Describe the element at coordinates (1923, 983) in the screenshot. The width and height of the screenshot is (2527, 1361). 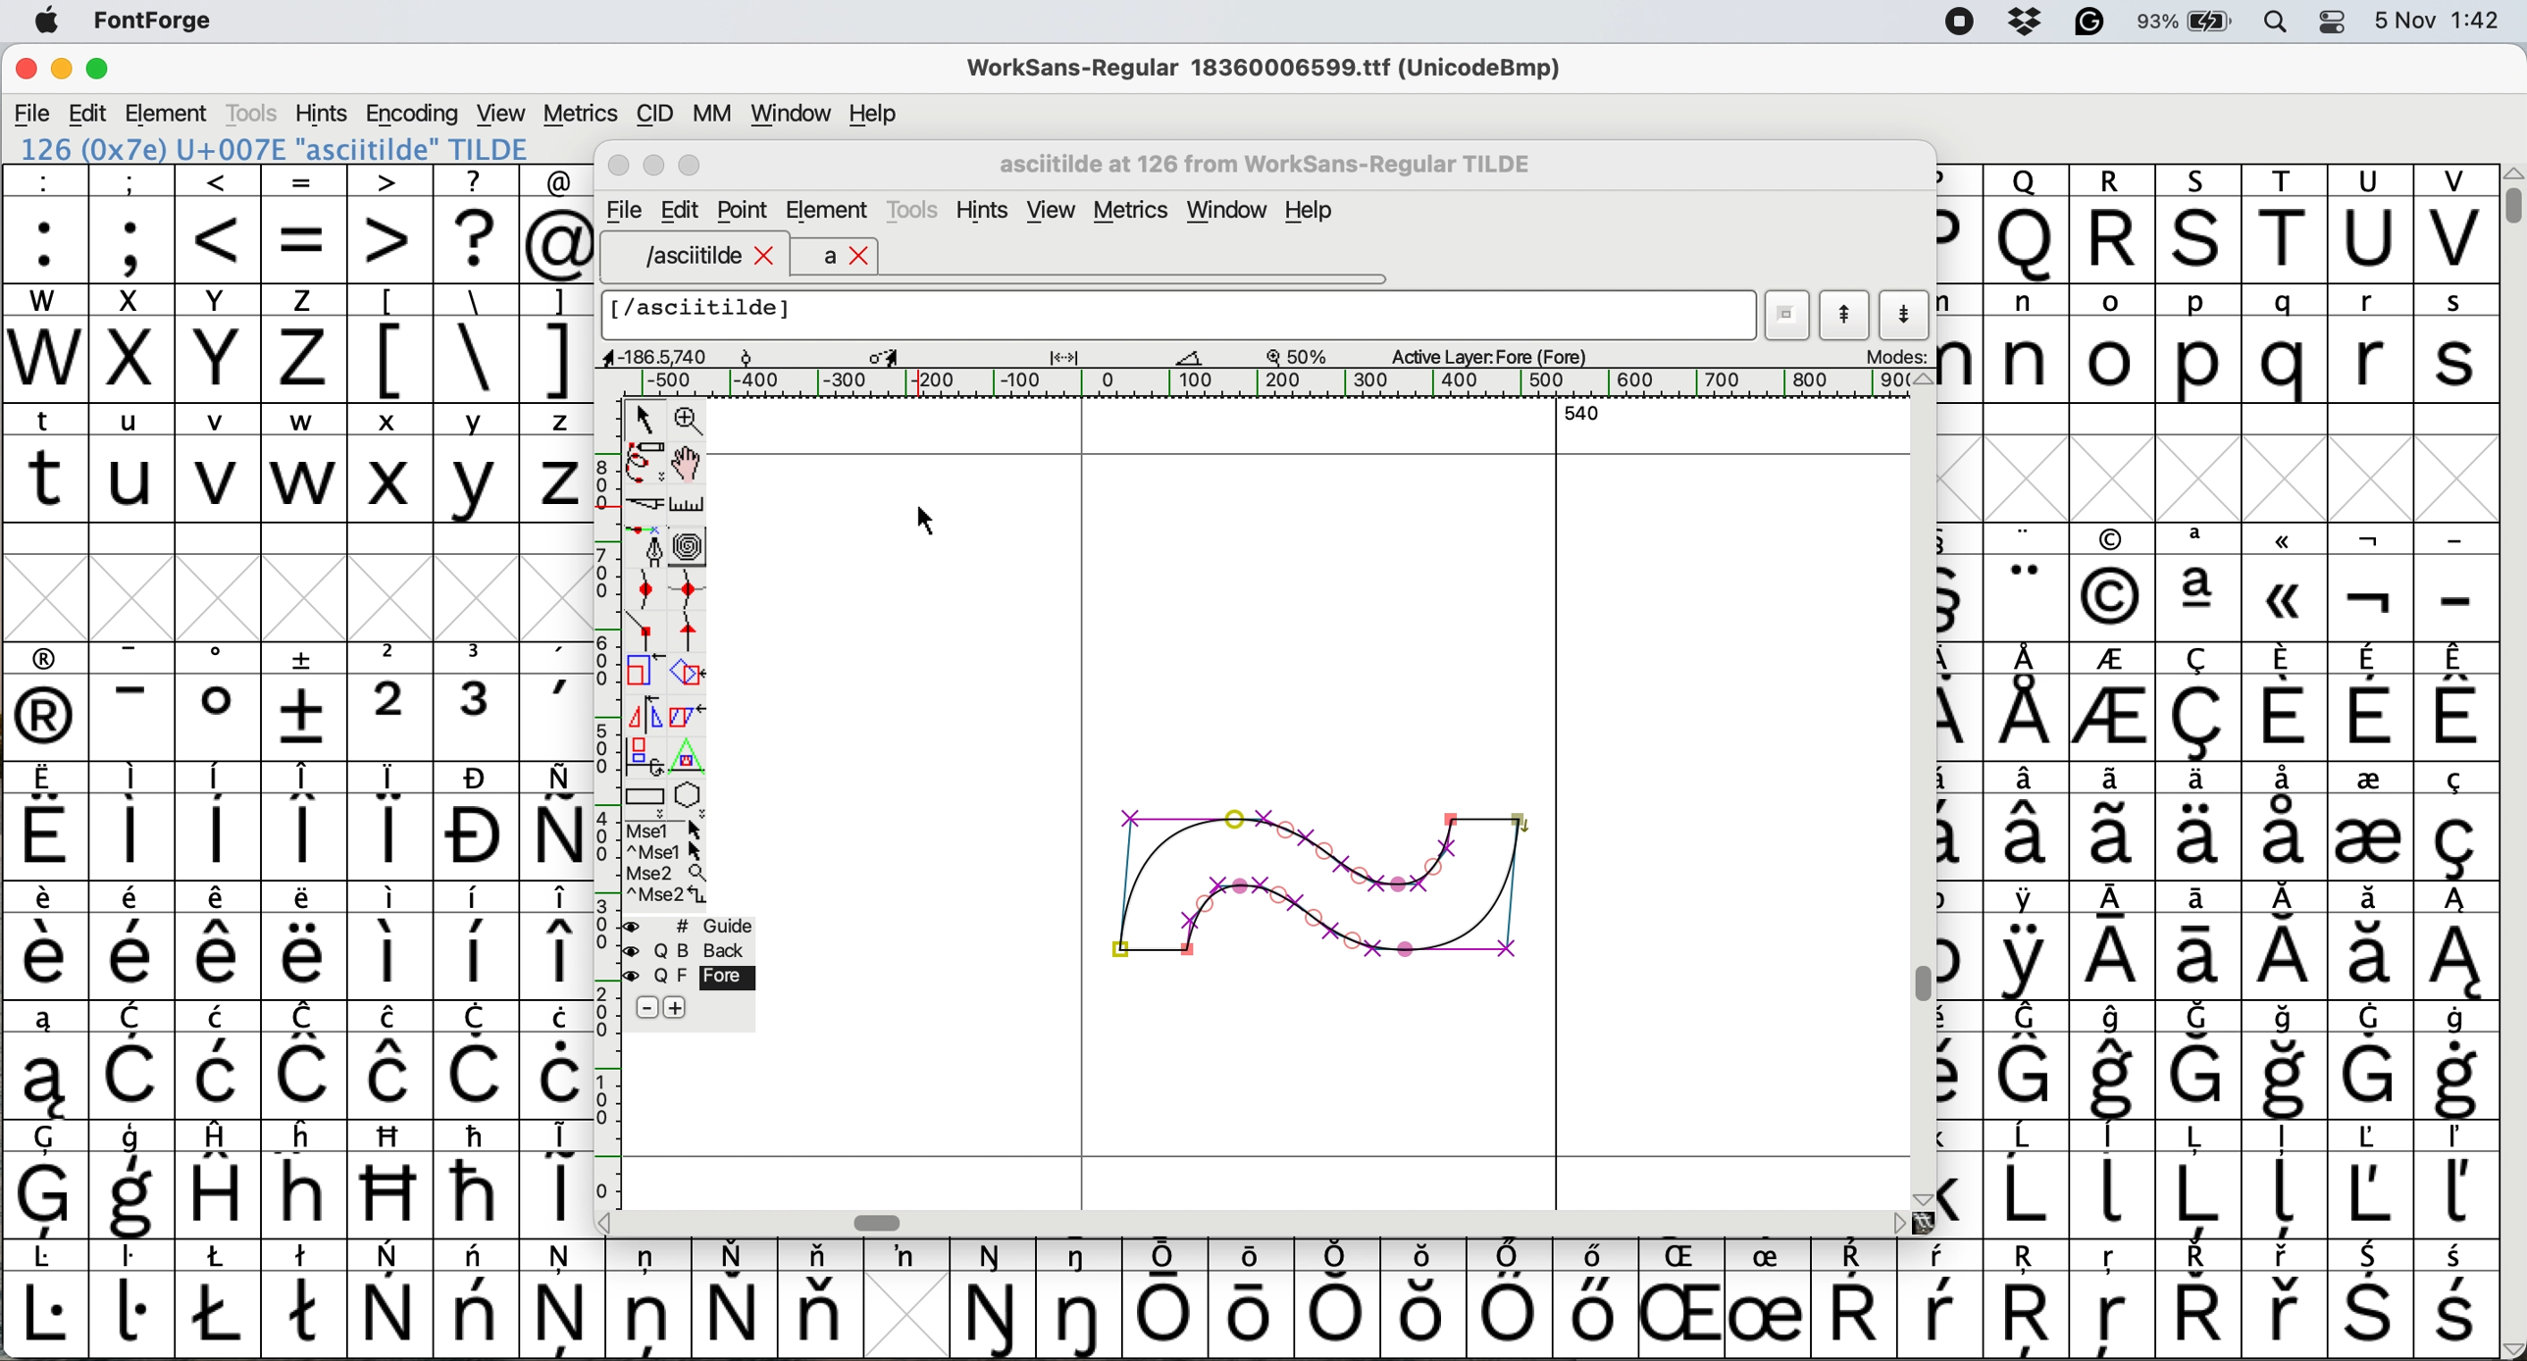
I see `Vertical scroll bar` at that location.